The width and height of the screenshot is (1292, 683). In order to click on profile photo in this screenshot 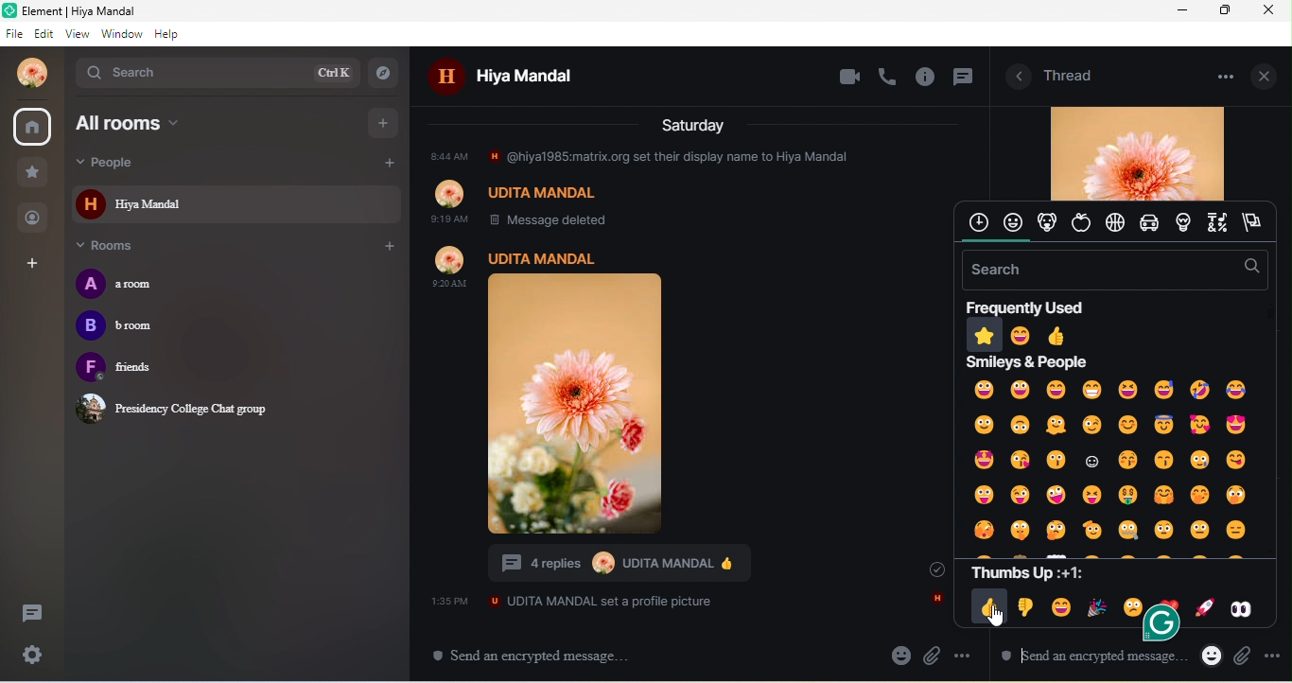, I will do `click(26, 73)`.